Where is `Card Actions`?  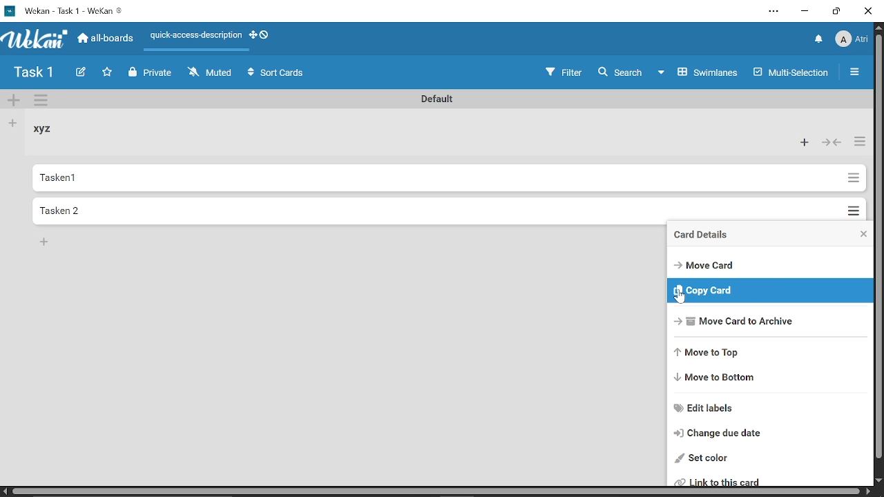 Card Actions is located at coordinates (858, 234).